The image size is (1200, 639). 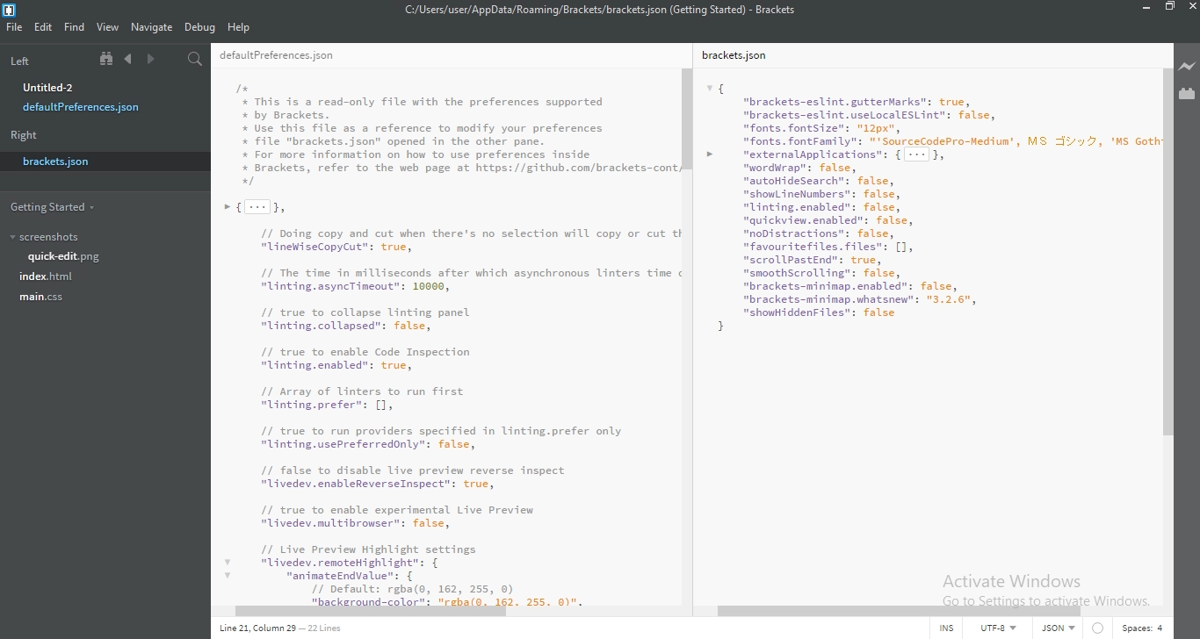 I want to click on scroll bar, so click(x=690, y=117).